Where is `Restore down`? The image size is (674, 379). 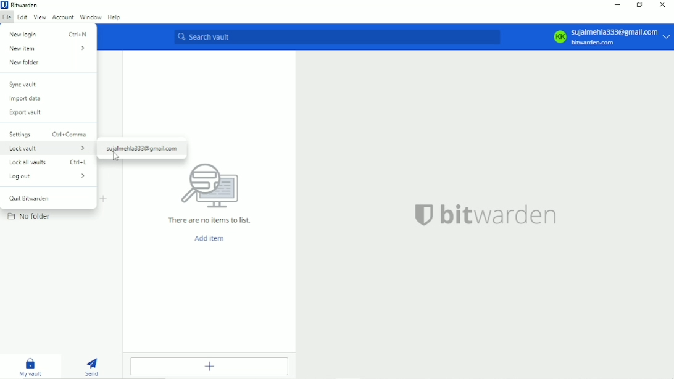 Restore down is located at coordinates (639, 5).